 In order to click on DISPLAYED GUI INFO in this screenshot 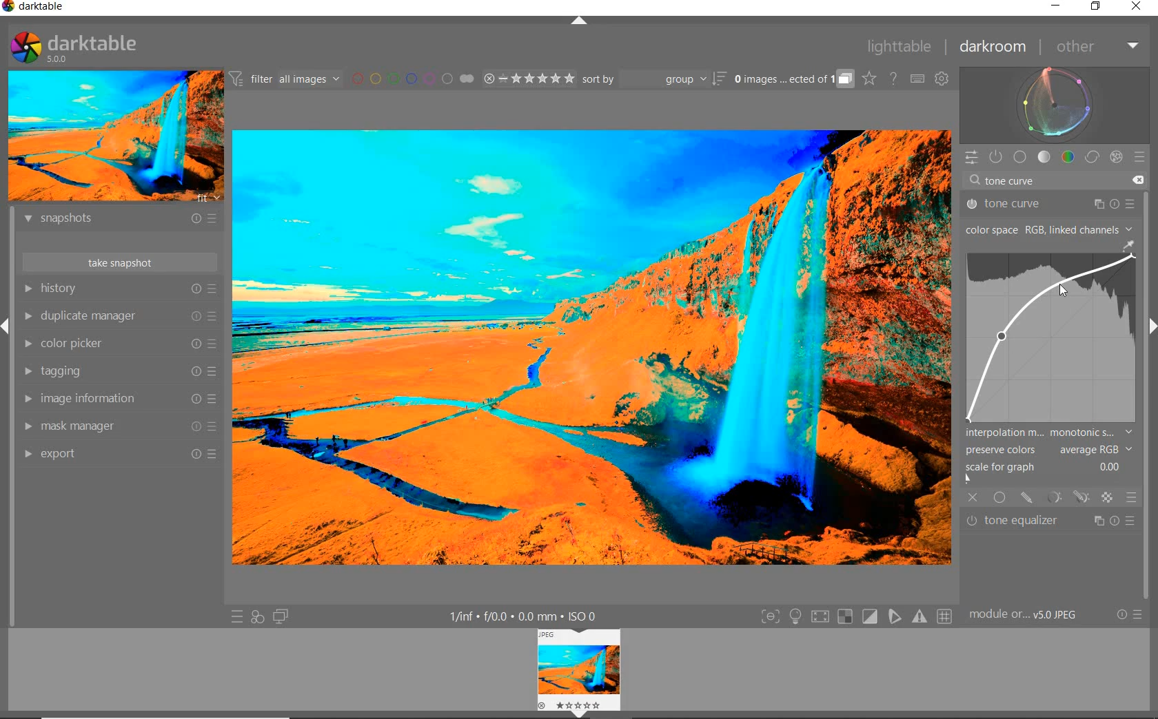, I will do `click(527, 616)`.